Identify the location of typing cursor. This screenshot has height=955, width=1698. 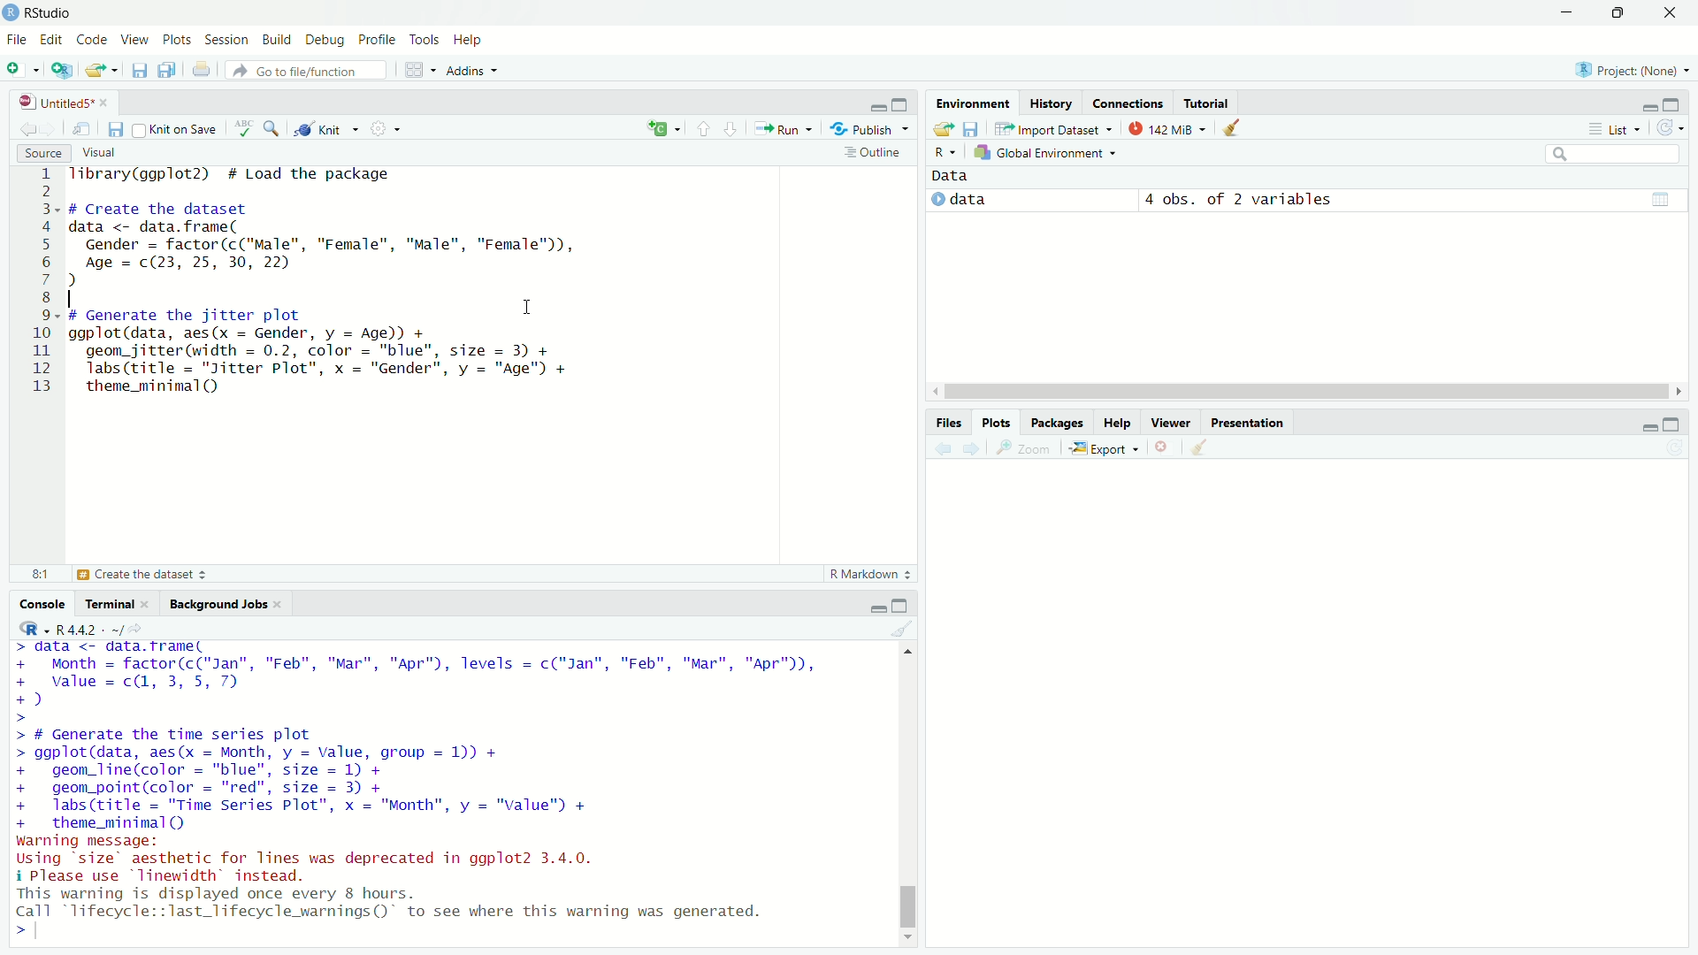
(51, 936).